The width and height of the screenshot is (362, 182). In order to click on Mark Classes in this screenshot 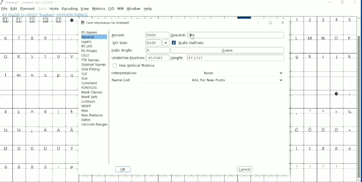, I will do `click(93, 92)`.